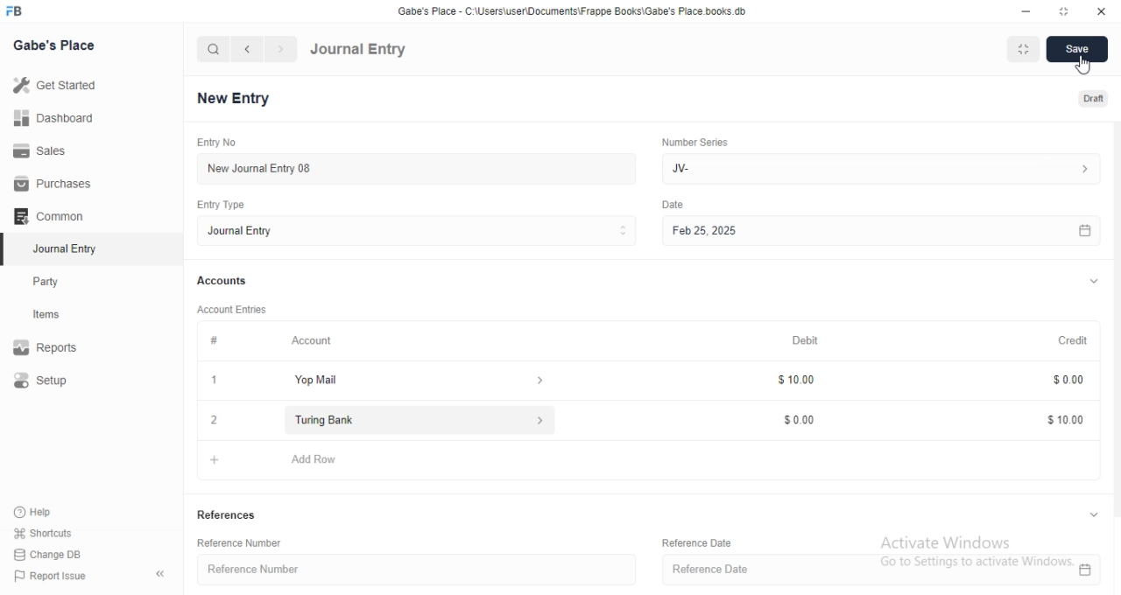  Describe the element at coordinates (62, 248) in the screenshot. I see `Journal Entry` at that location.